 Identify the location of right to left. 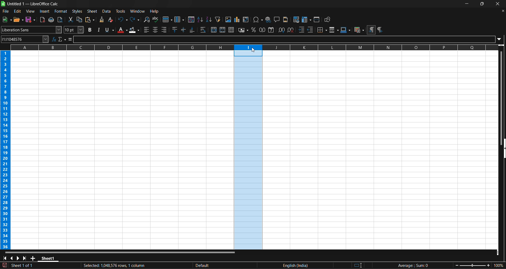
(380, 30).